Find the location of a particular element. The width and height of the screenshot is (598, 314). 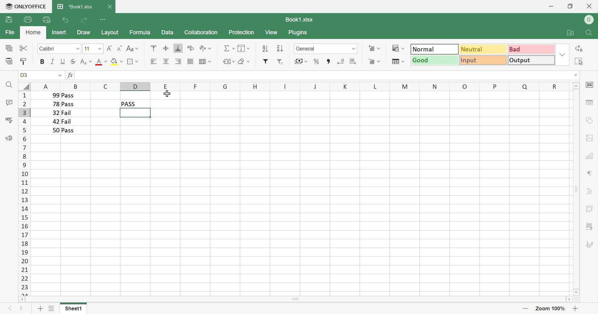

50 is located at coordinates (55, 130).